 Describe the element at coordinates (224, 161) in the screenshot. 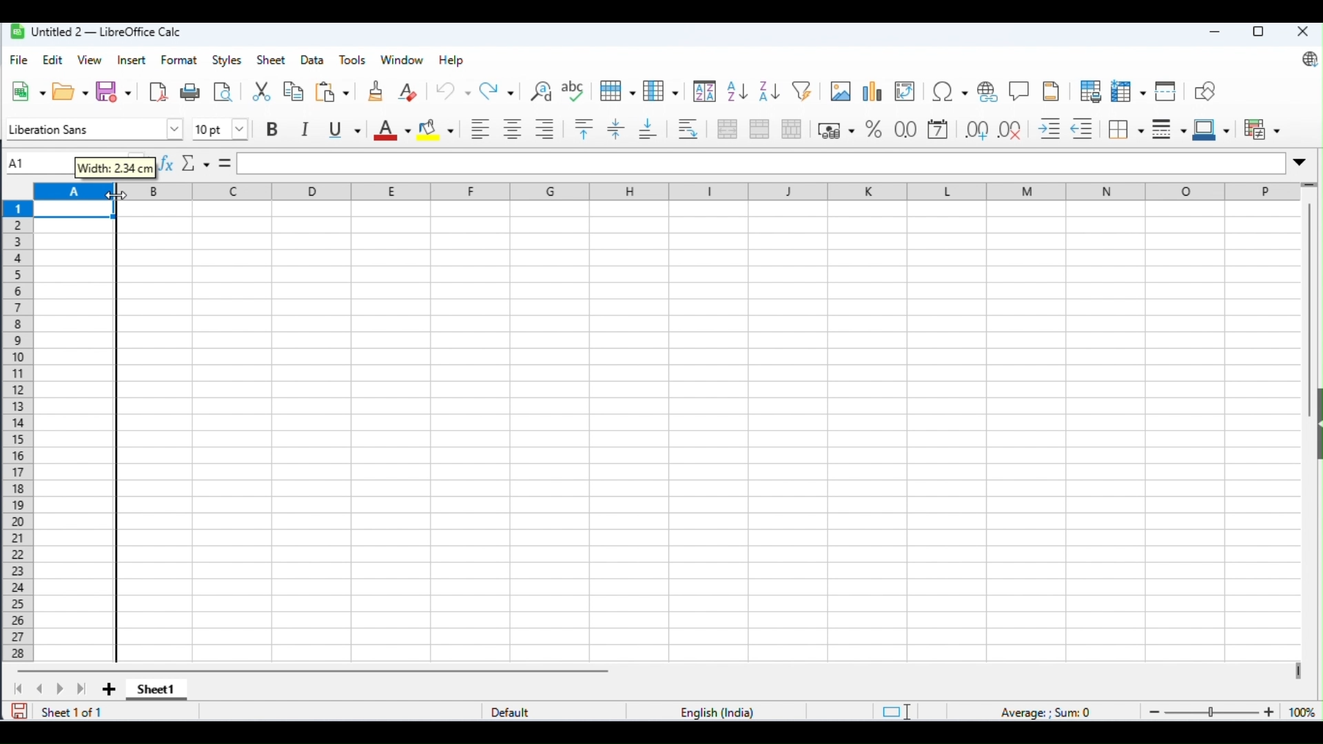

I see `=` at that location.